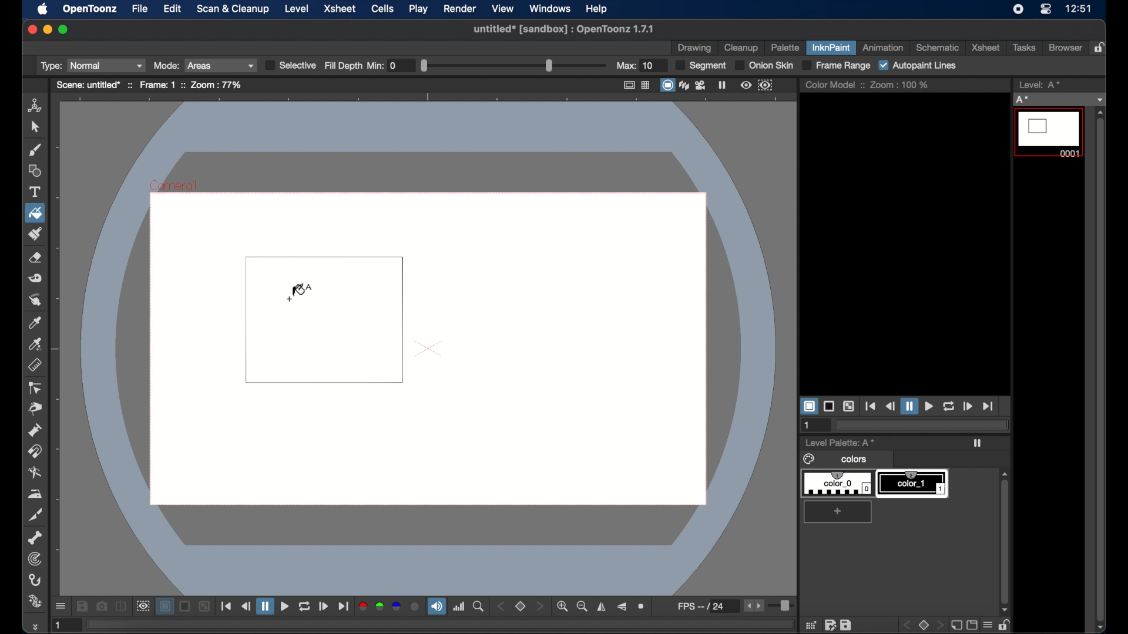 This screenshot has height=634, width=1128. What do you see at coordinates (459, 9) in the screenshot?
I see `render` at bounding box center [459, 9].